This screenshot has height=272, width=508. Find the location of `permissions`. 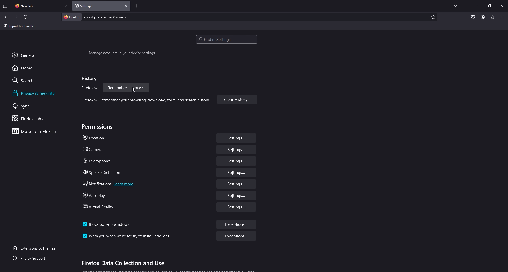

permissions is located at coordinates (99, 127).